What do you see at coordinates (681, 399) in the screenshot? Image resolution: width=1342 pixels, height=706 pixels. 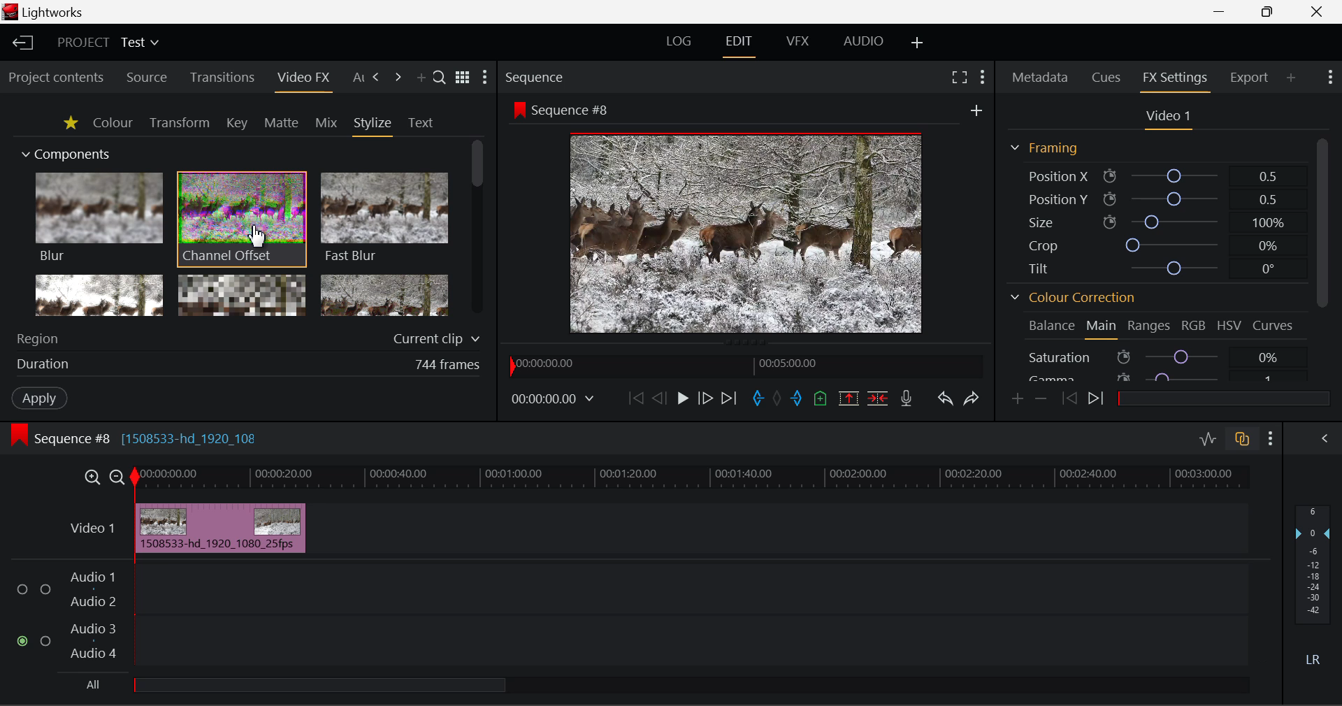 I see `Play` at bounding box center [681, 399].